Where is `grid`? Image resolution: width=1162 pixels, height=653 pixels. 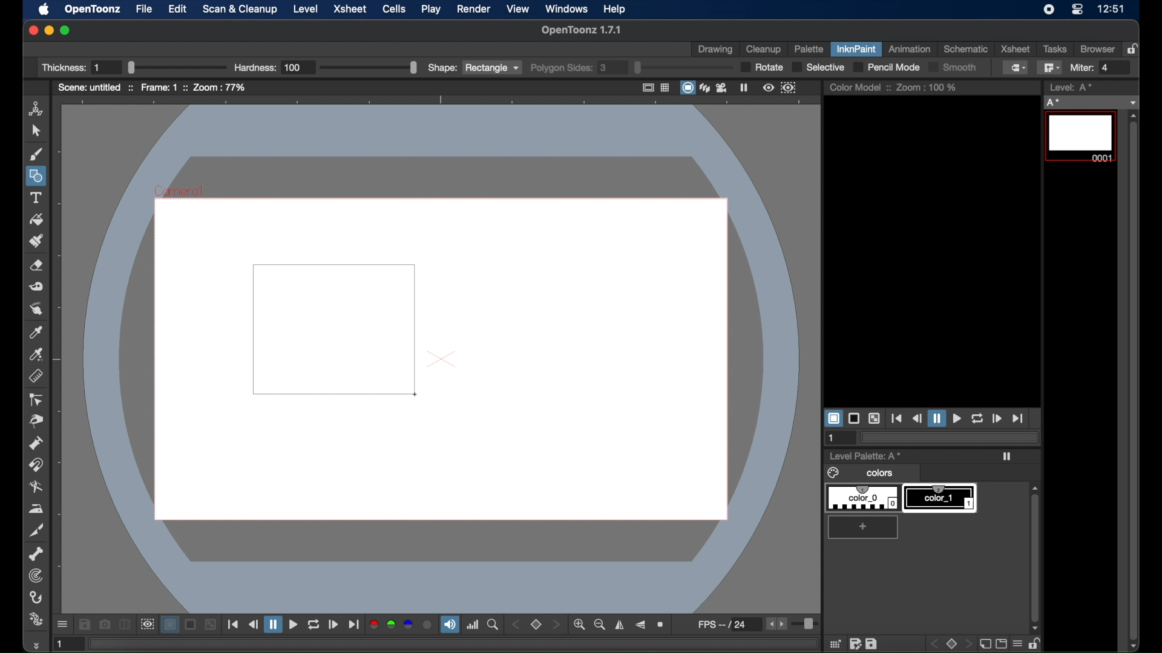
grid is located at coordinates (836, 643).